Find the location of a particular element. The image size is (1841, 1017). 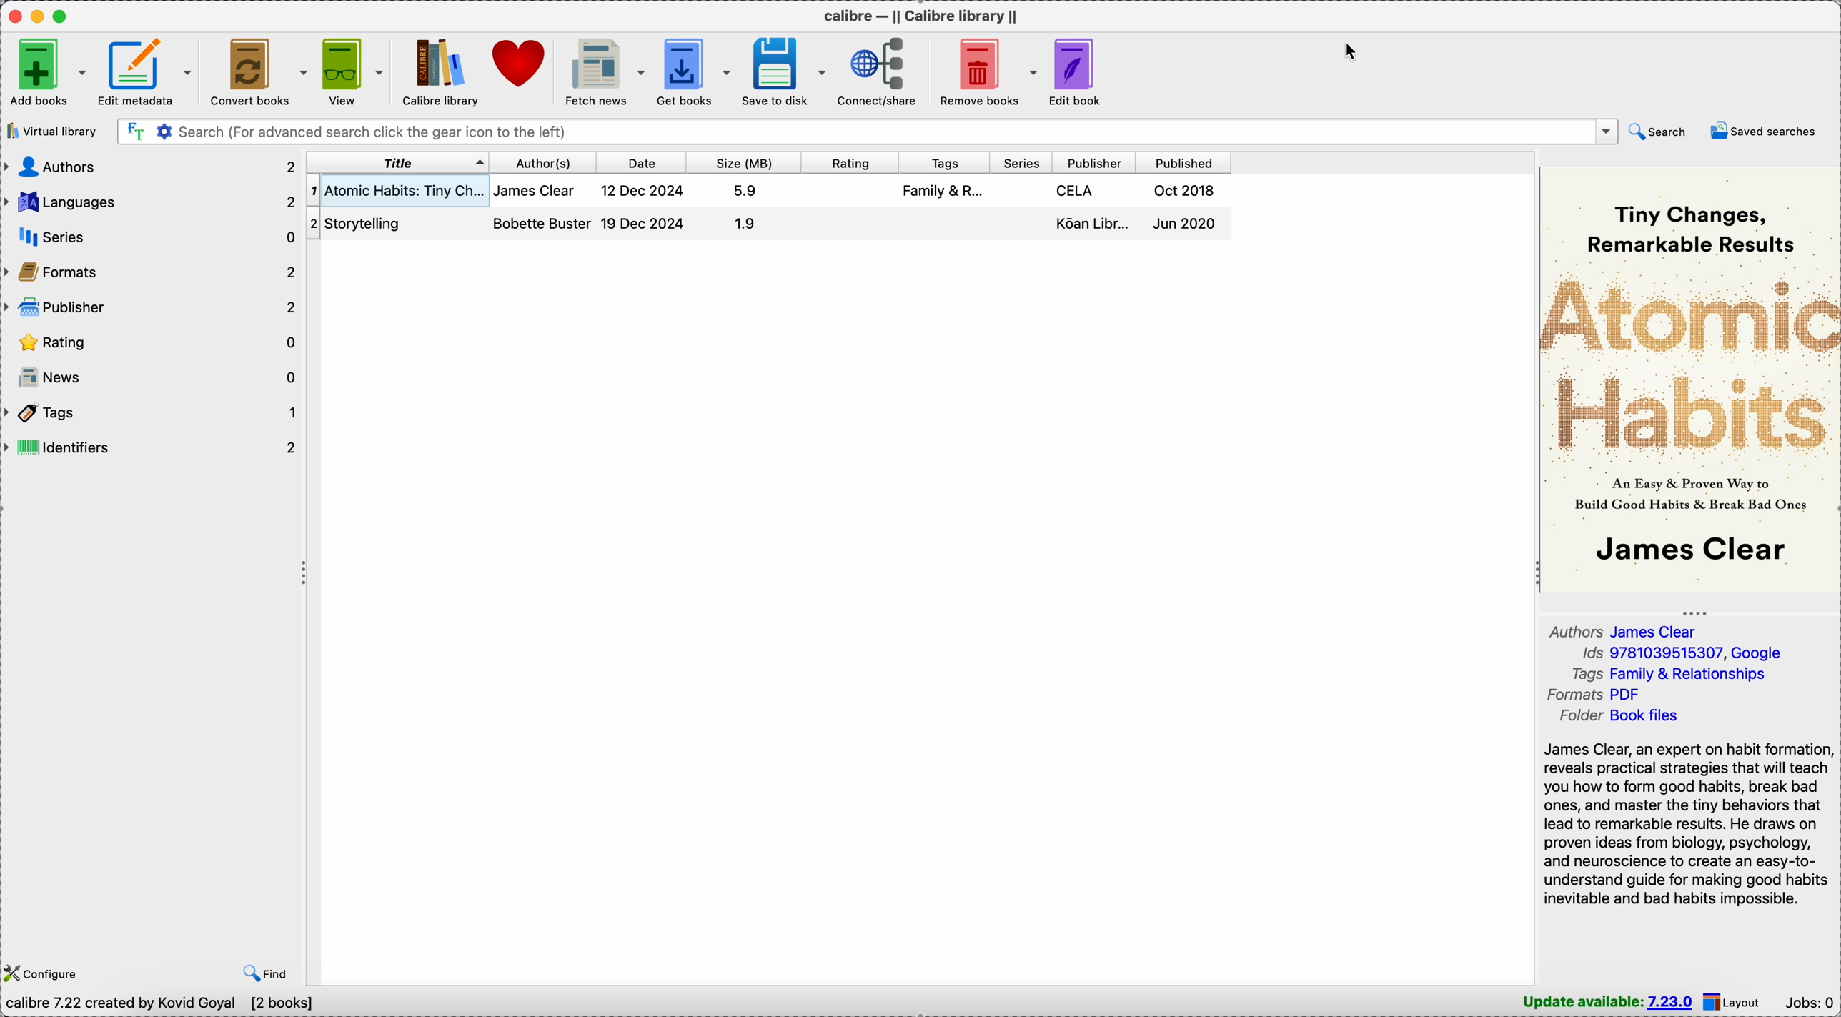

search bar is located at coordinates (868, 131).